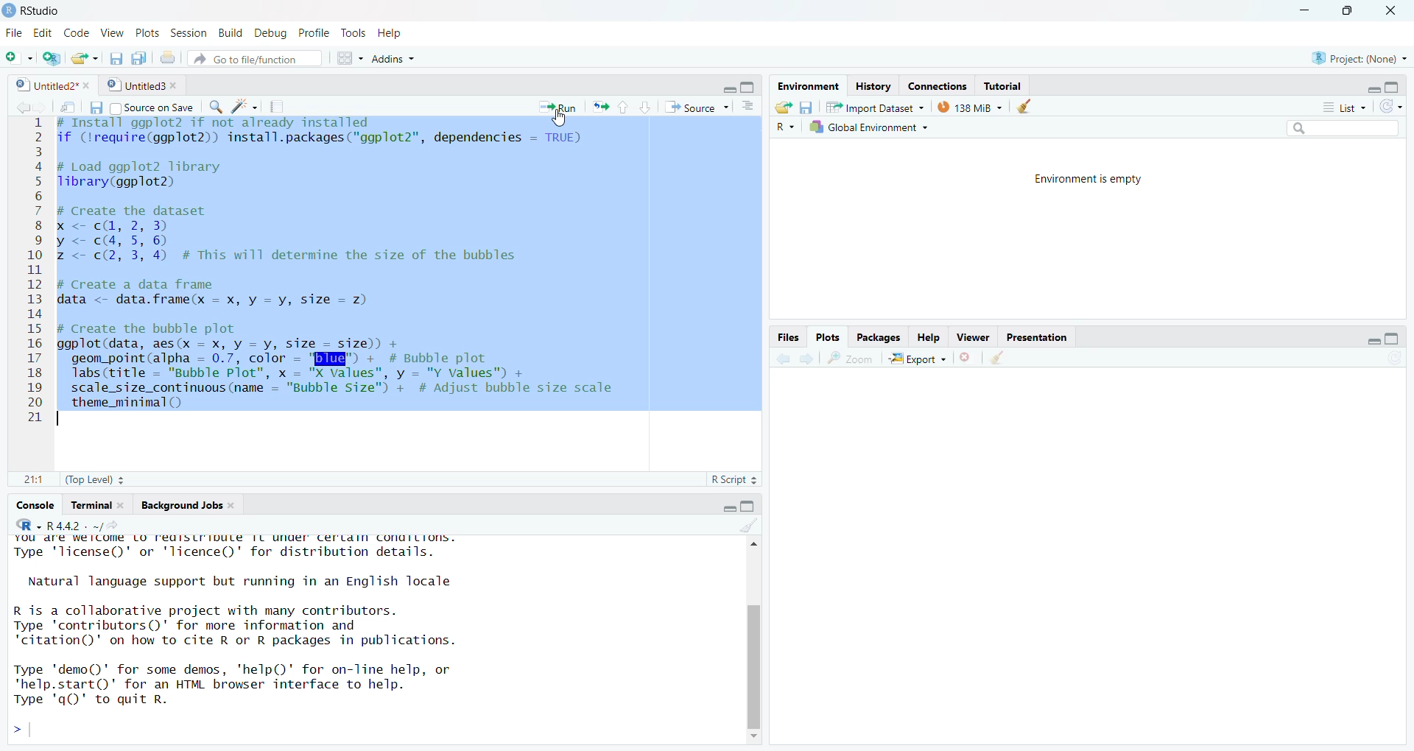 This screenshot has width=1414, height=751. Describe the element at coordinates (997, 357) in the screenshot. I see `clear viewer` at that location.